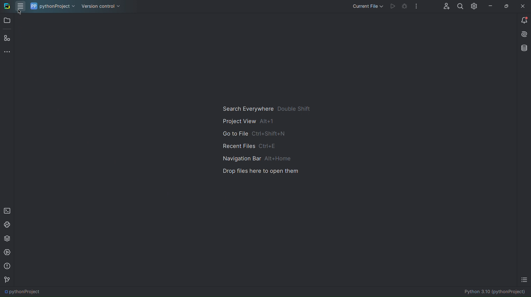  Describe the element at coordinates (444, 6) in the screenshot. I see `Account` at that location.